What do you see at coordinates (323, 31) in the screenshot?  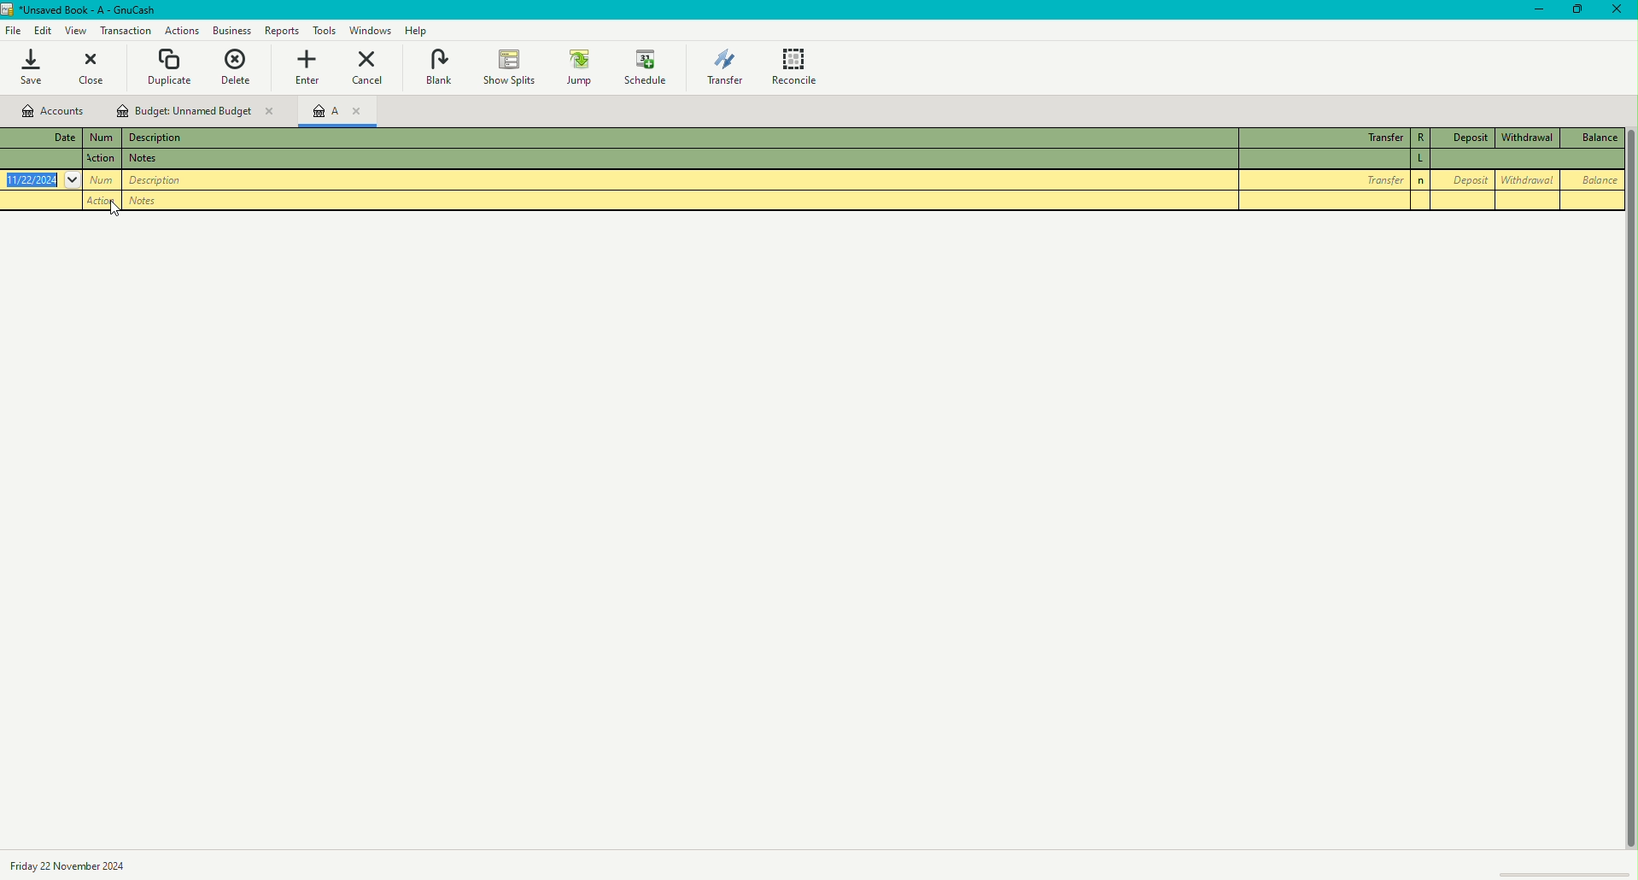 I see `Tools` at bounding box center [323, 31].